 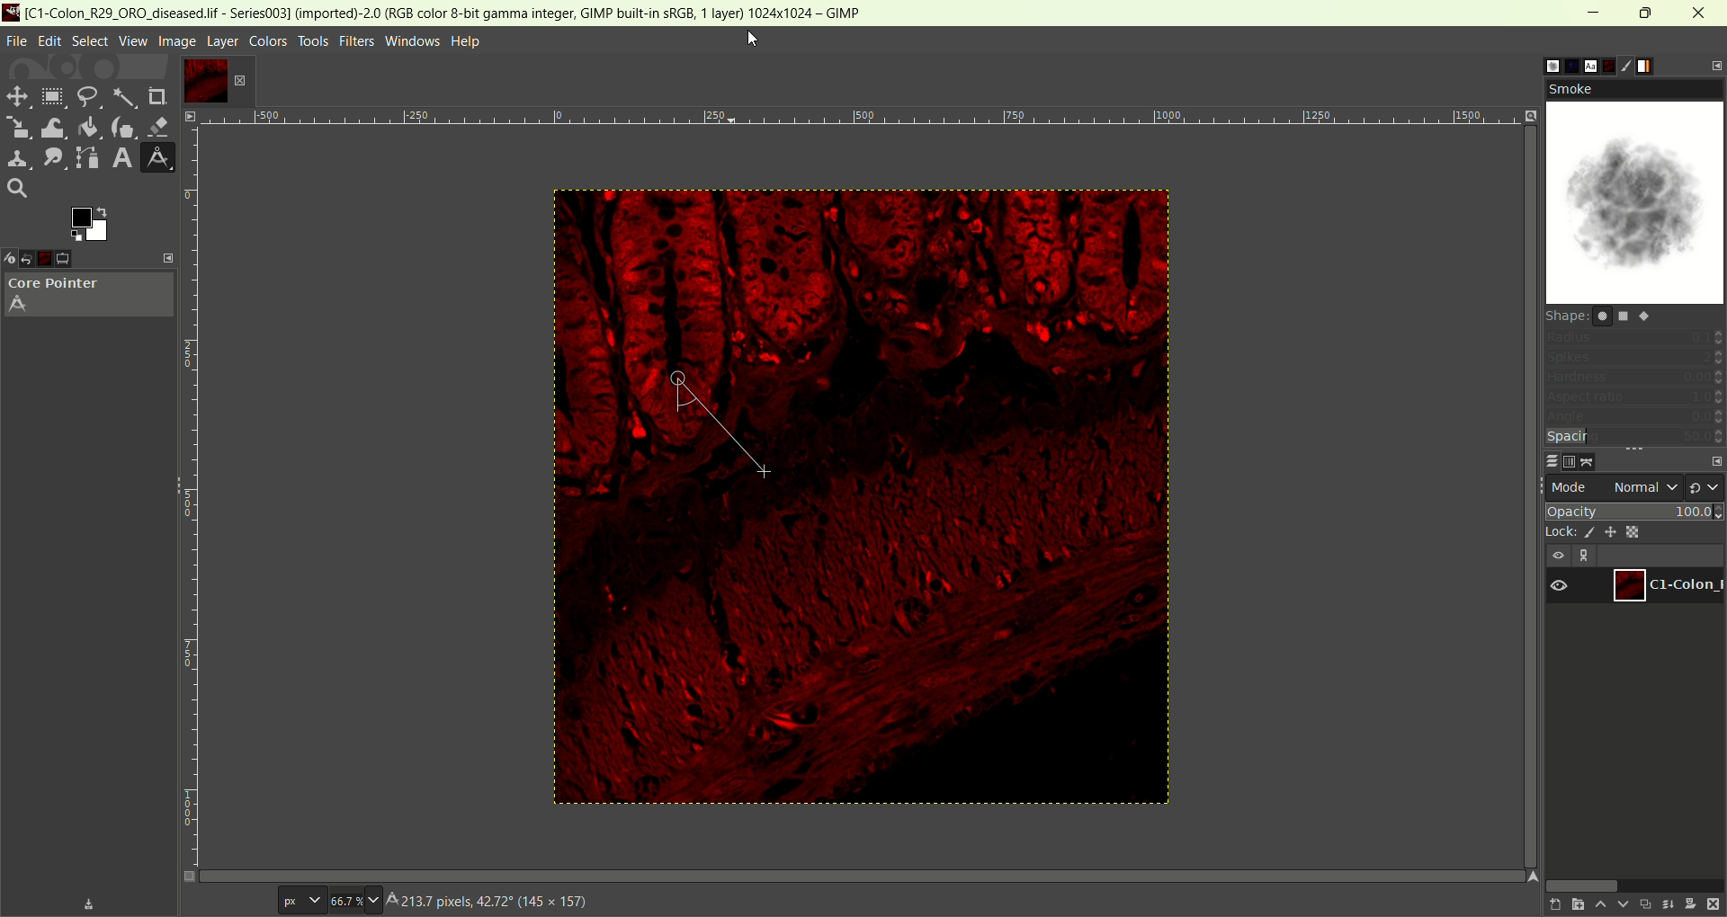 I want to click on close, so click(x=1701, y=13).